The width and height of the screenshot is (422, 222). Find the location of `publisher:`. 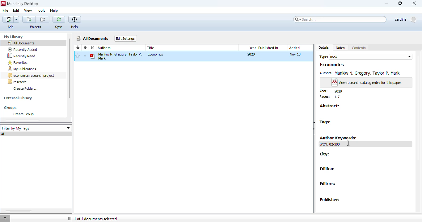

publisher: is located at coordinates (330, 200).